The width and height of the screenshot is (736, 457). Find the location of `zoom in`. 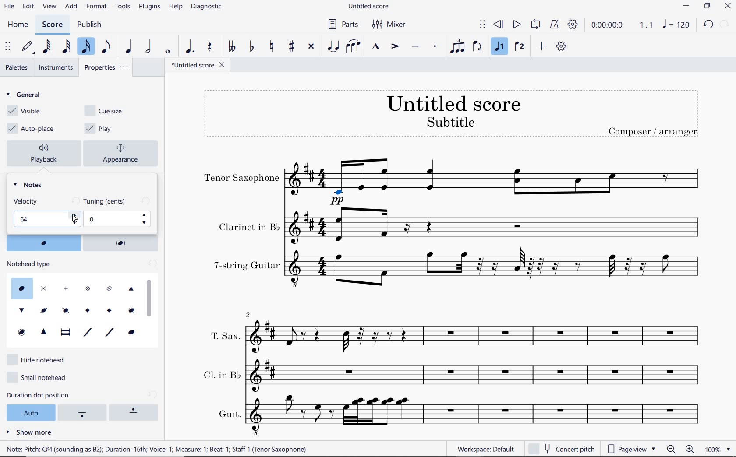

zoom in is located at coordinates (692, 449).